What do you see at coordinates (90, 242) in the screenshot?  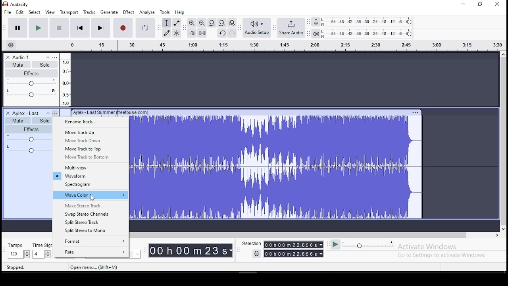 I see `format` at bounding box center [90, 242].